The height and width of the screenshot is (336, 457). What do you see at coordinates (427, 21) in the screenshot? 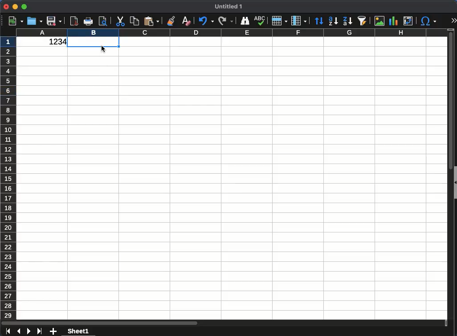
I see `special characters` at bounding box center [427, 21].